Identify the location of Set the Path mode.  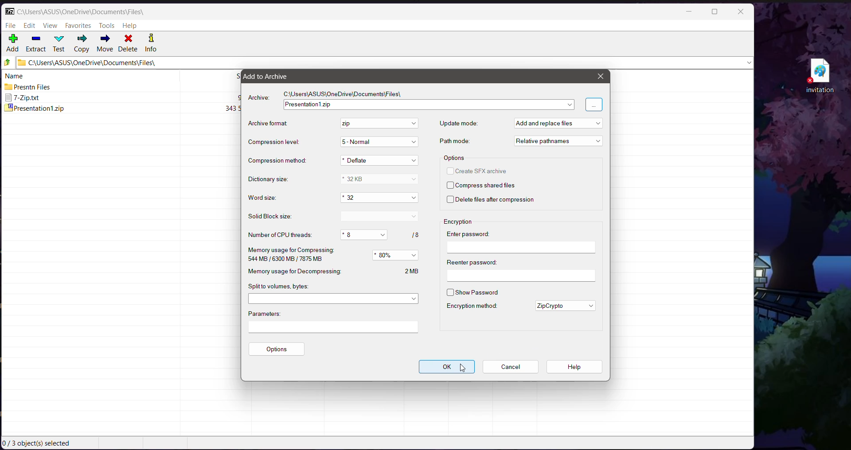
(557, 141).